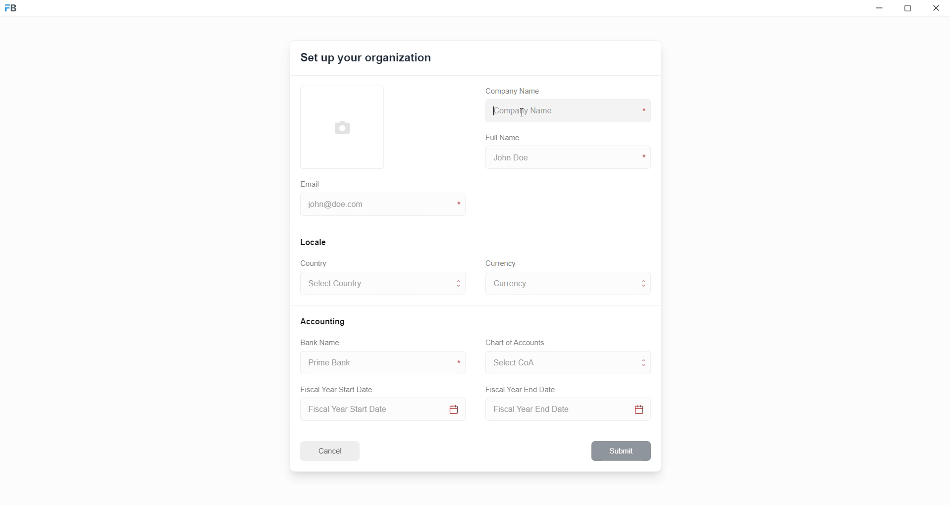 This screenshot has width=950, height=505. What do you see at coordinates (566, 109) in the screenshot?
I see `company name input box` at bounding box center [566, 109].